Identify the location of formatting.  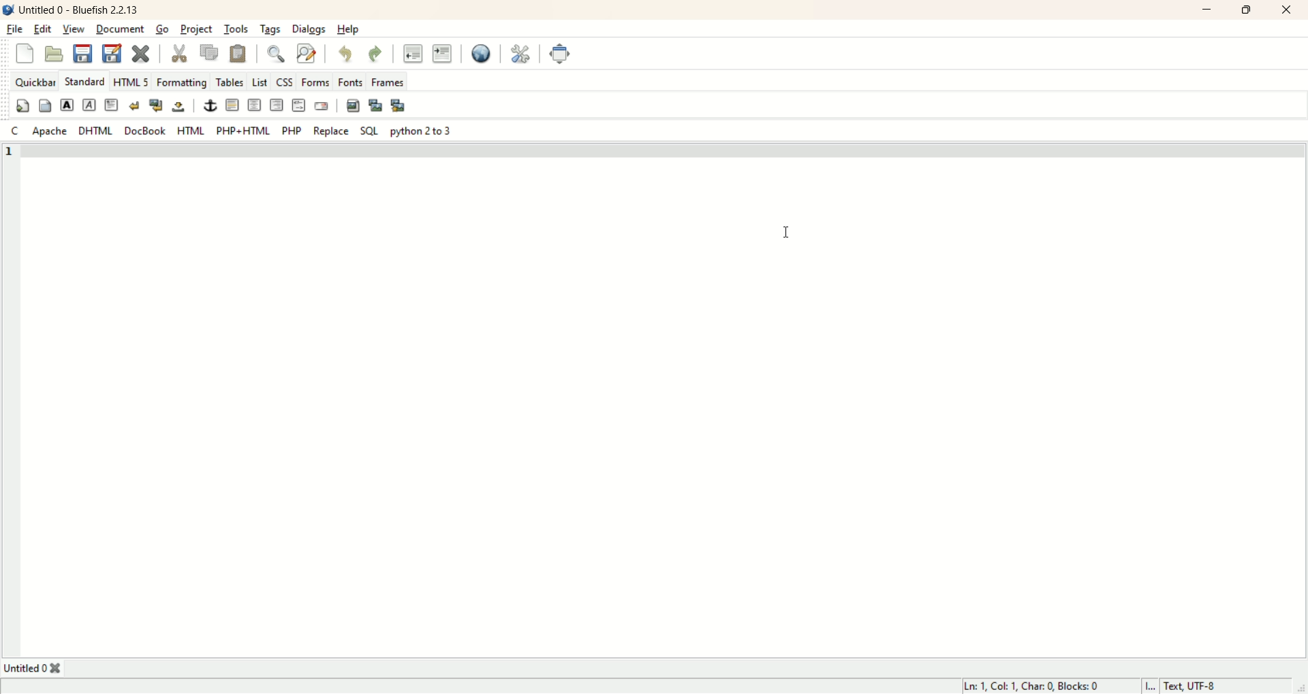
(183, 84).